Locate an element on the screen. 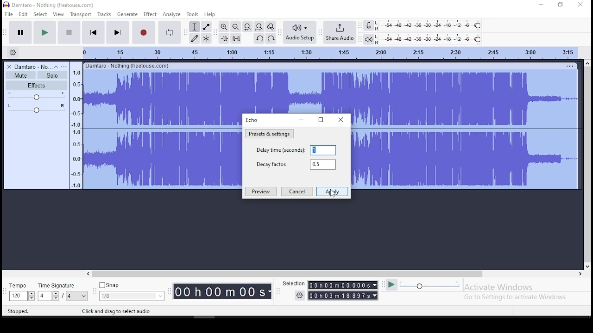 The height and width of the screenshot is (333, 593). Click and drag to select audio is located at coordinates (120, 311).